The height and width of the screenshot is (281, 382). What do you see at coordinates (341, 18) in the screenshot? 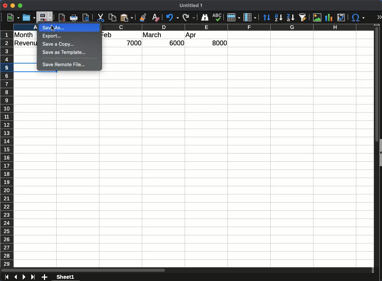
I see `pivot table` at bounding box center [341, 18].